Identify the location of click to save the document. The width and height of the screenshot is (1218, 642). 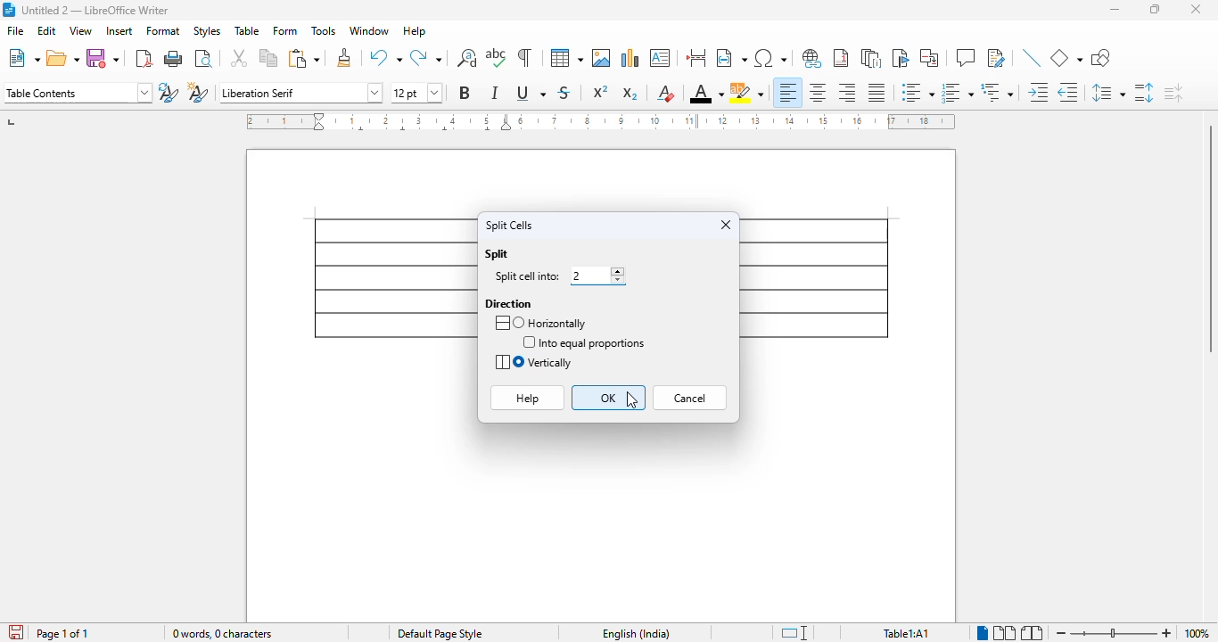
(16, 632).